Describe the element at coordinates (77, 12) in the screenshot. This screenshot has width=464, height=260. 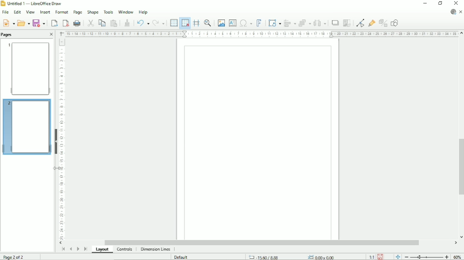
I see `Page` at that location.